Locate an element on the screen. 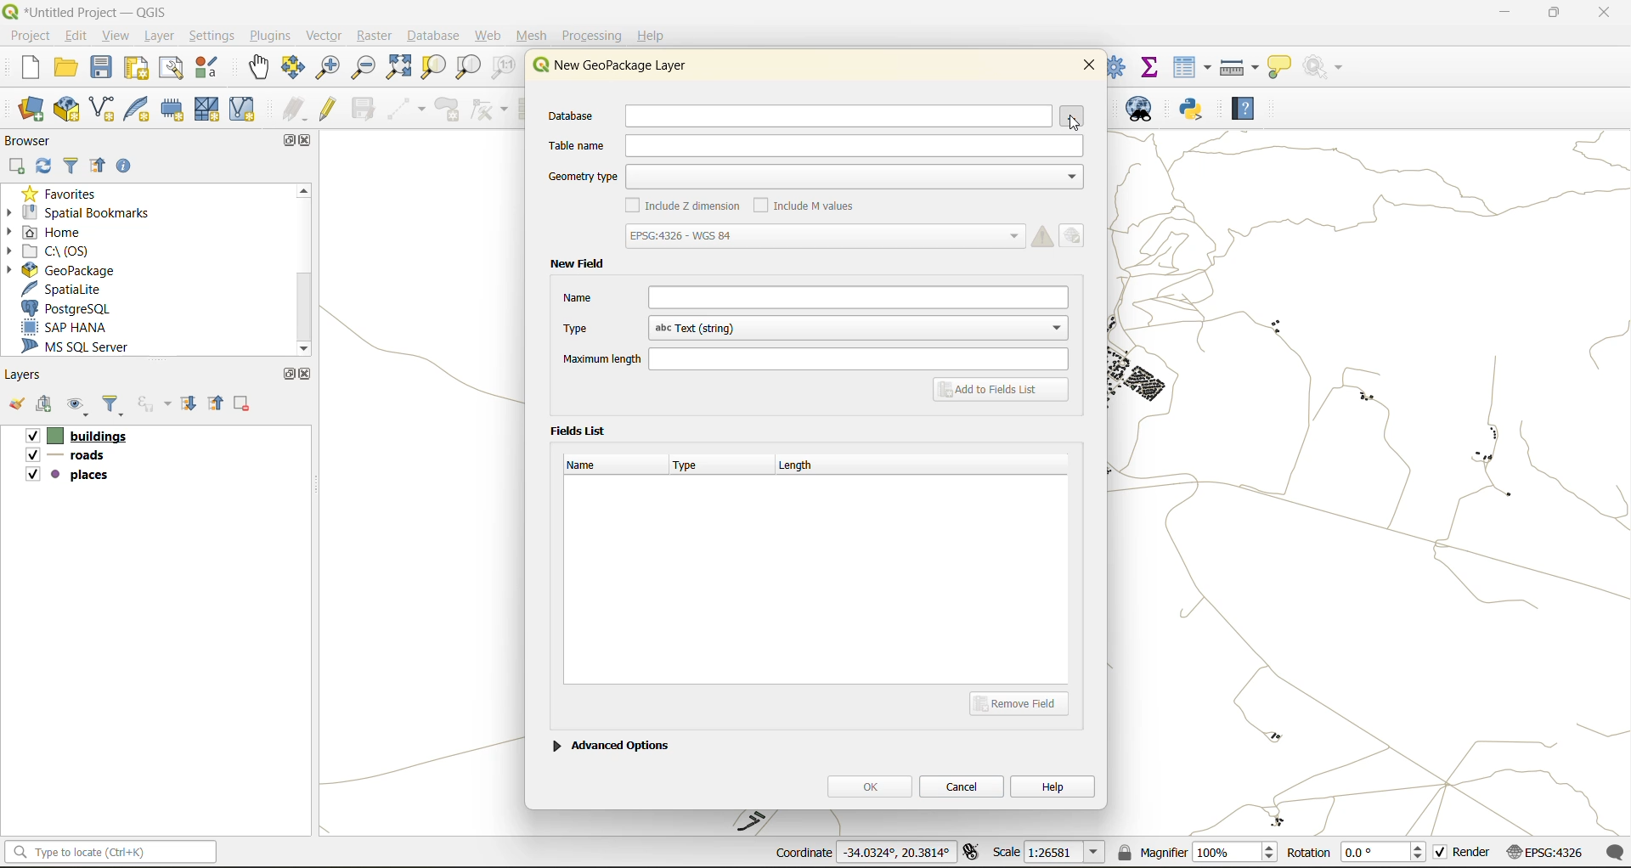 This screenshot has height=868, width=1631. new is located at coordinates (21, 70).